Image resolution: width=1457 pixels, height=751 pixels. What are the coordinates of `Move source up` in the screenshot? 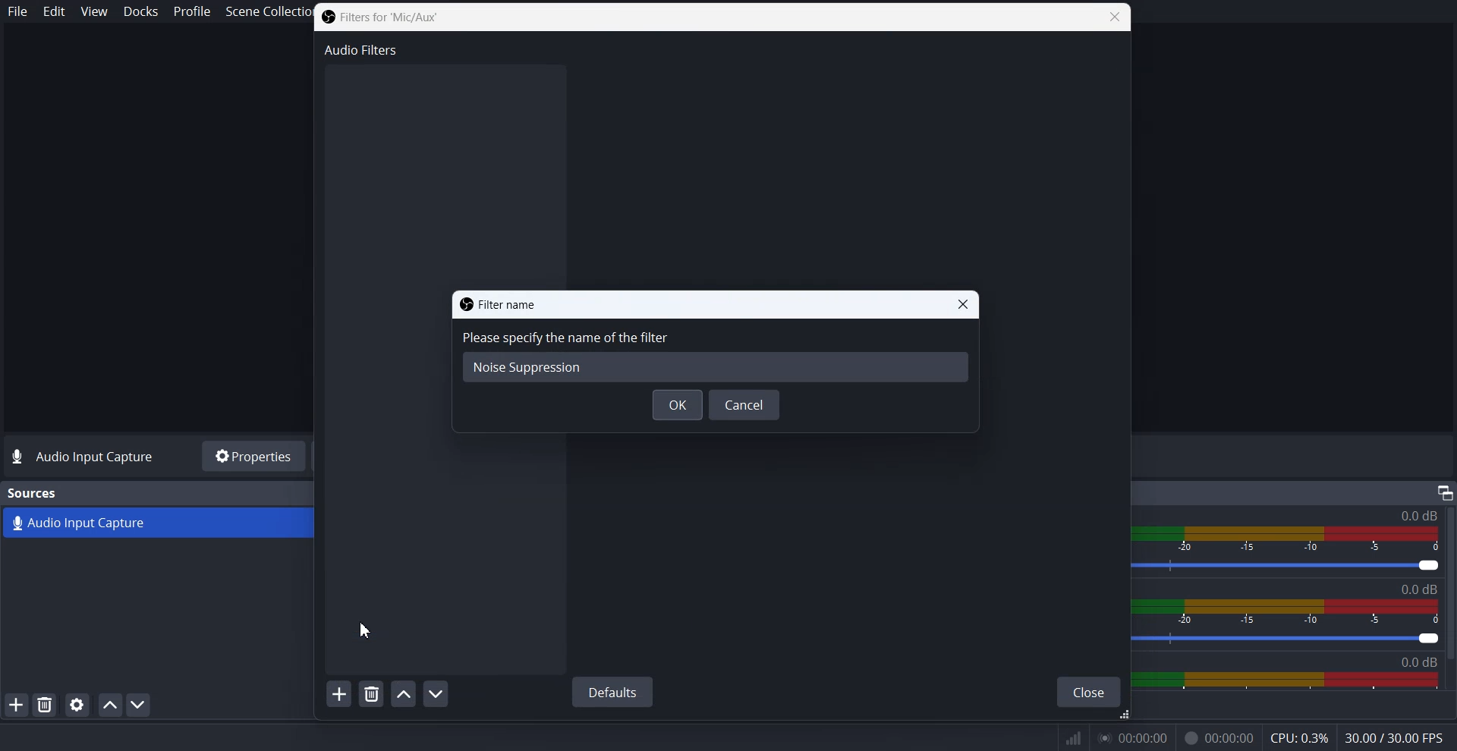 It's located at (110, 705).